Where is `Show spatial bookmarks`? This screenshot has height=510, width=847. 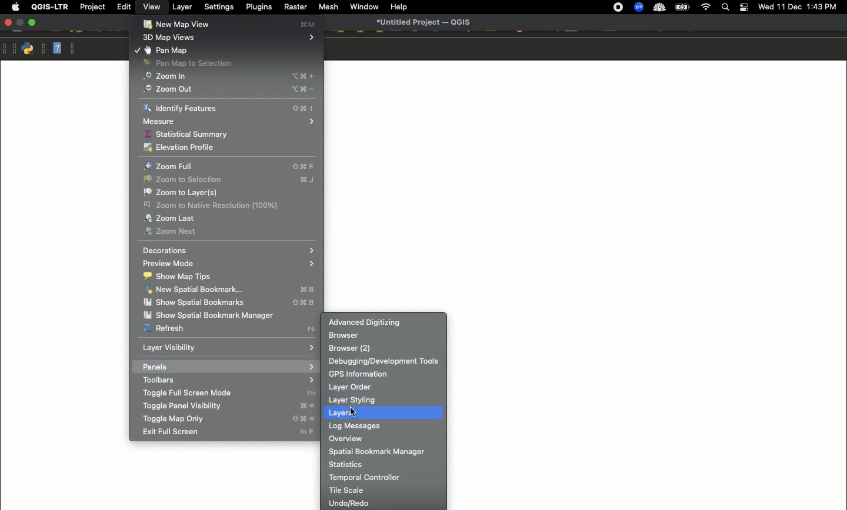 Show spatial bookmarks is located at coordinates (230, 303).